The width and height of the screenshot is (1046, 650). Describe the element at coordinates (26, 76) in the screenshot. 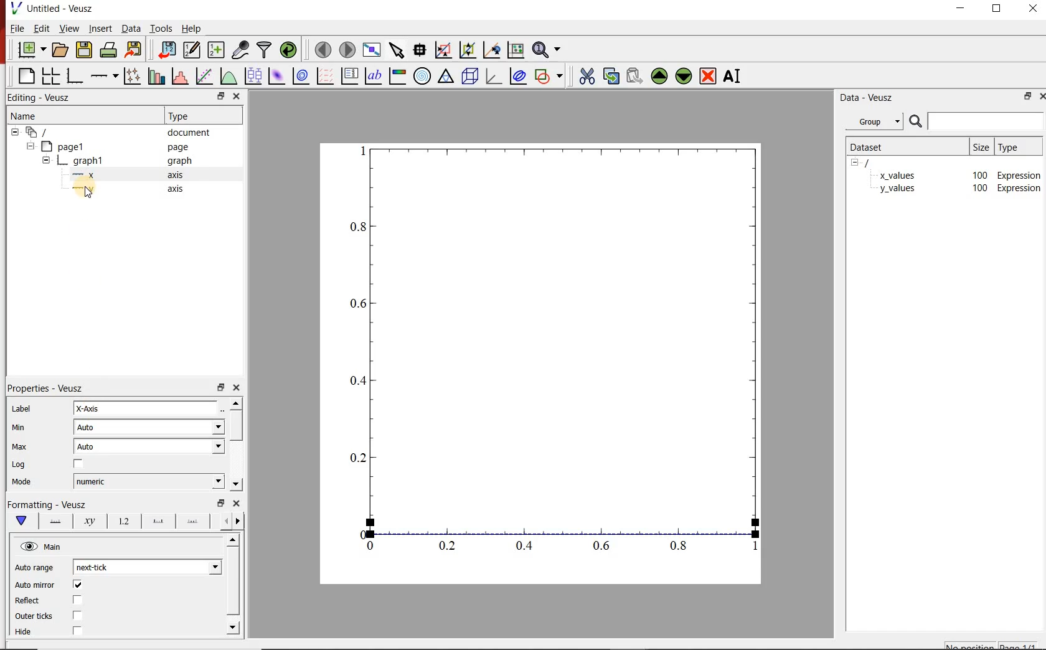

I see `blank page` at that location.